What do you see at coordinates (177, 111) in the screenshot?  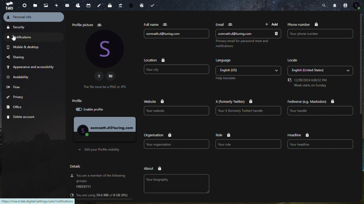 I see `Your website` at bounding box center [177, 111].